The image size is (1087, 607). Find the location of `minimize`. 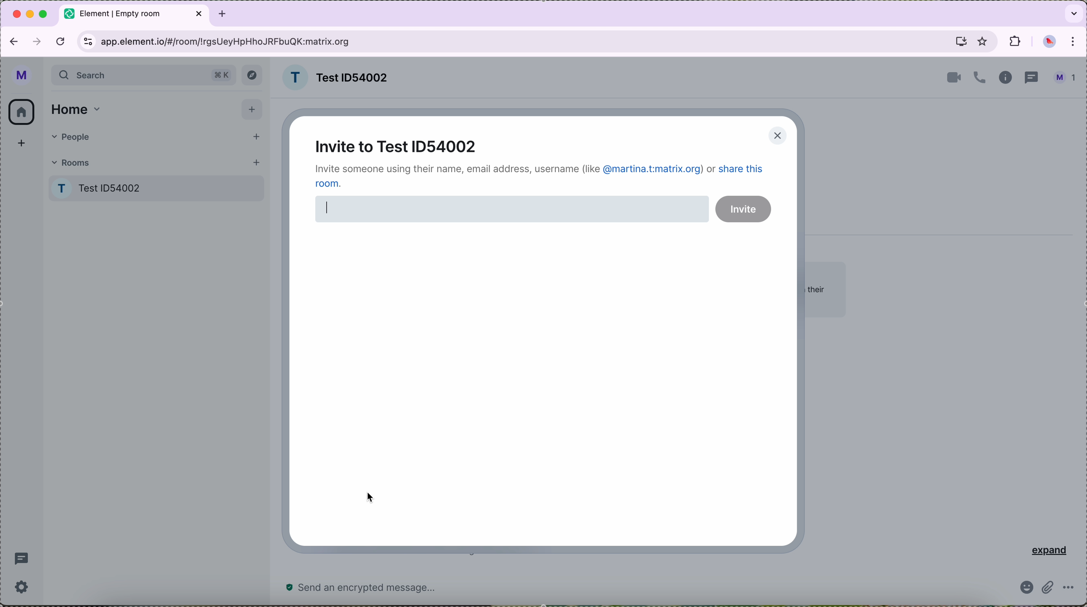

minimize is located at coordinates (32, 14).